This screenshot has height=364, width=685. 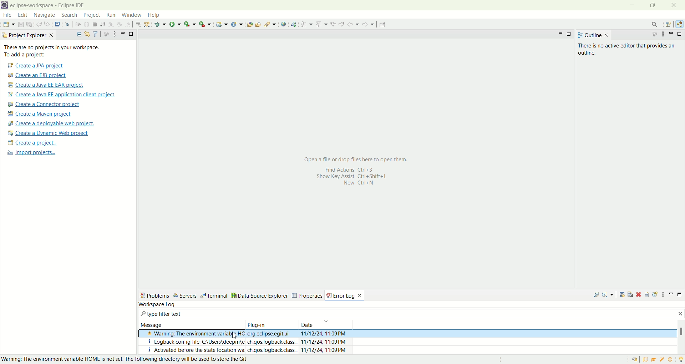 What do you see at coordinates (36, 155) in the screenshot?
I see `import projects` at bounding box center [36, 155].